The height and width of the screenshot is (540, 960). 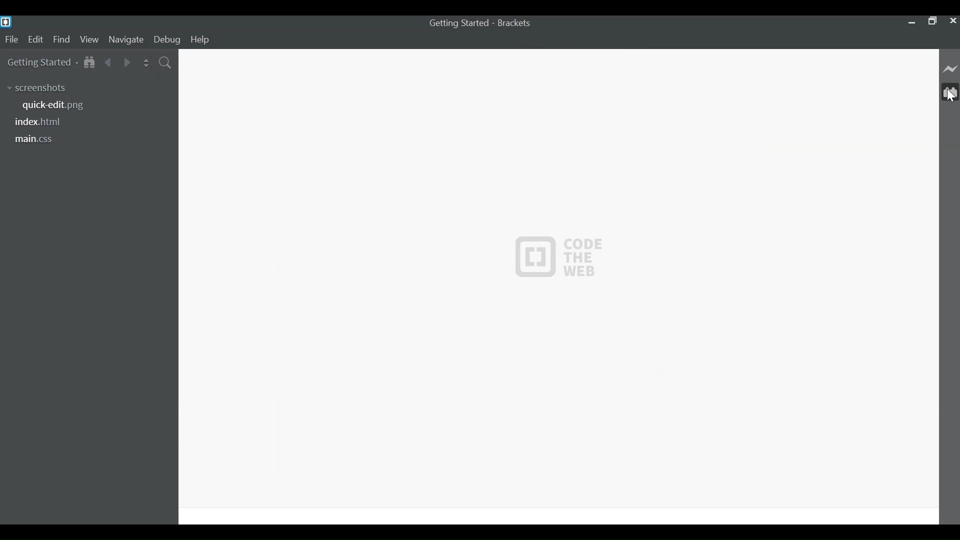 What do you see at coordinates (932, 22) in the screenshot?
I see `Restore` at bounding box center [932, 22].